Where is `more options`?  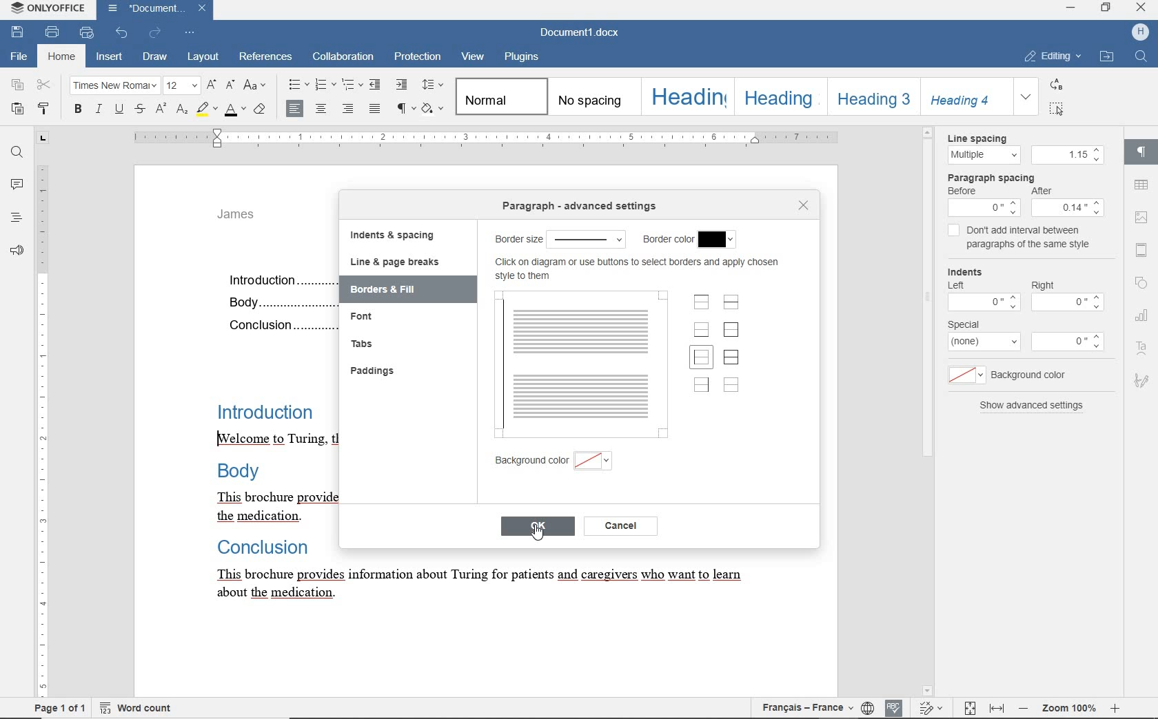
more options is located at coordinates (982, 301).